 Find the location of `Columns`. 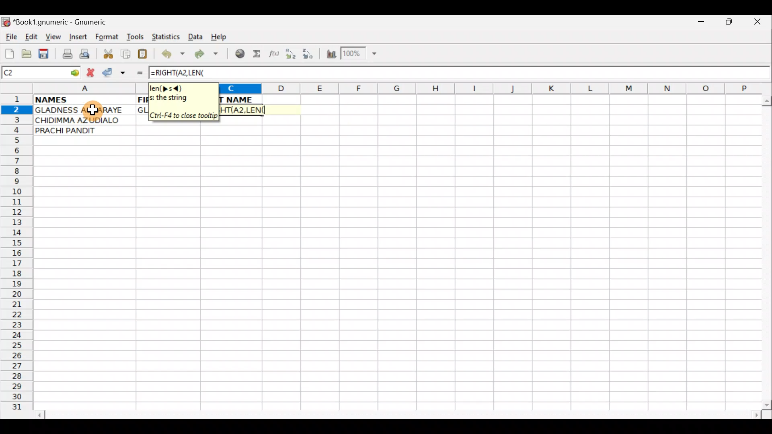

Columns is located at coordinates (493, 88).